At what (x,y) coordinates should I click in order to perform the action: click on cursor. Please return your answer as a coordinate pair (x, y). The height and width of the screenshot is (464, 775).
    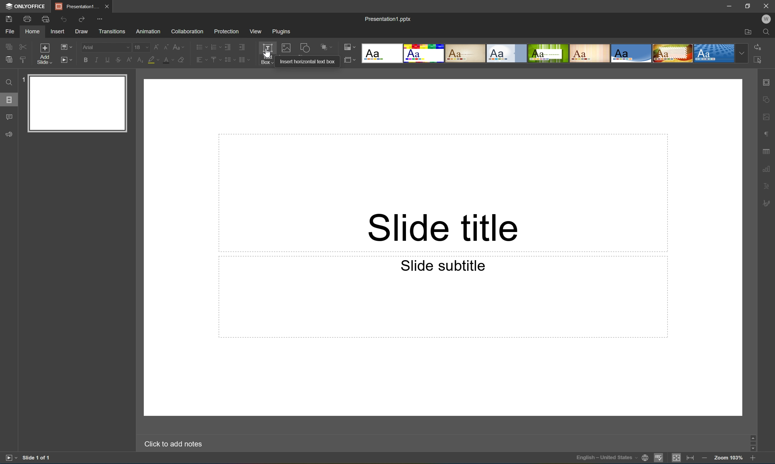
    Looking at the image, I should click on (267, 53).